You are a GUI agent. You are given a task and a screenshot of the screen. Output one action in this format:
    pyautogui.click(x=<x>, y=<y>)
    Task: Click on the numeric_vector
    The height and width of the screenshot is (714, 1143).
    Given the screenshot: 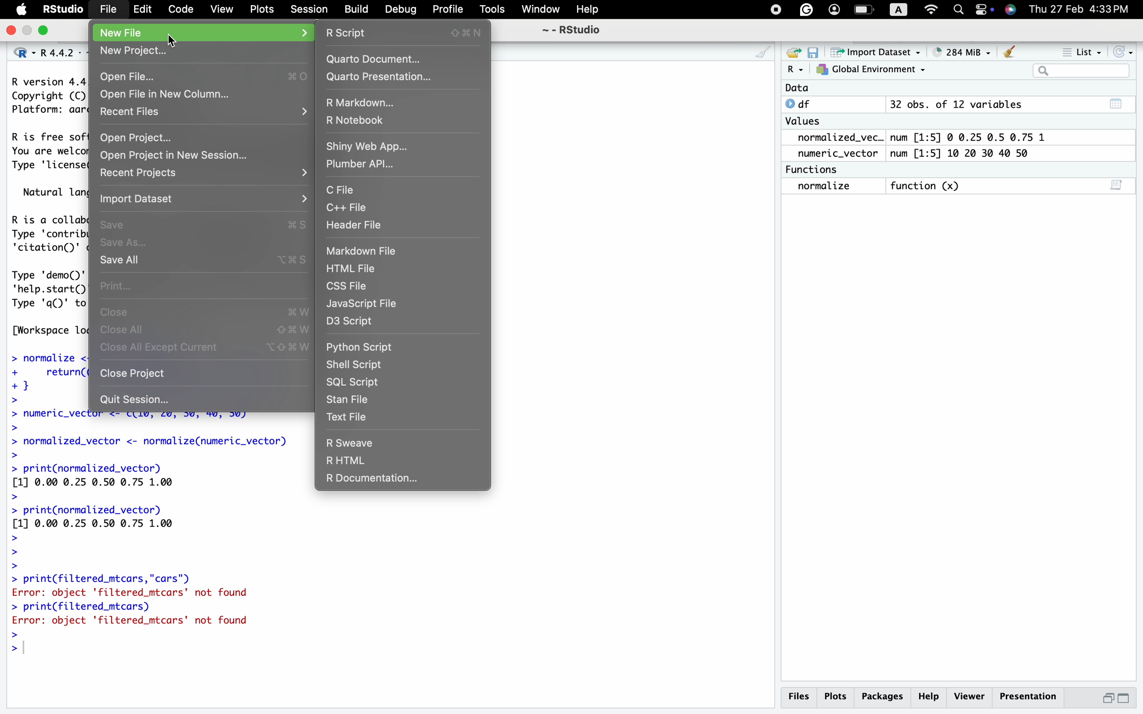 What is the action you would take?
    pyautogui.click(x=841, y=153)
    